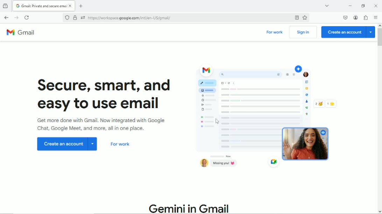 The height and width of the screenshot is (214, 382). Describe the element at coordinates (349, 6) in the screenshot. I see `Minimize` at that location.